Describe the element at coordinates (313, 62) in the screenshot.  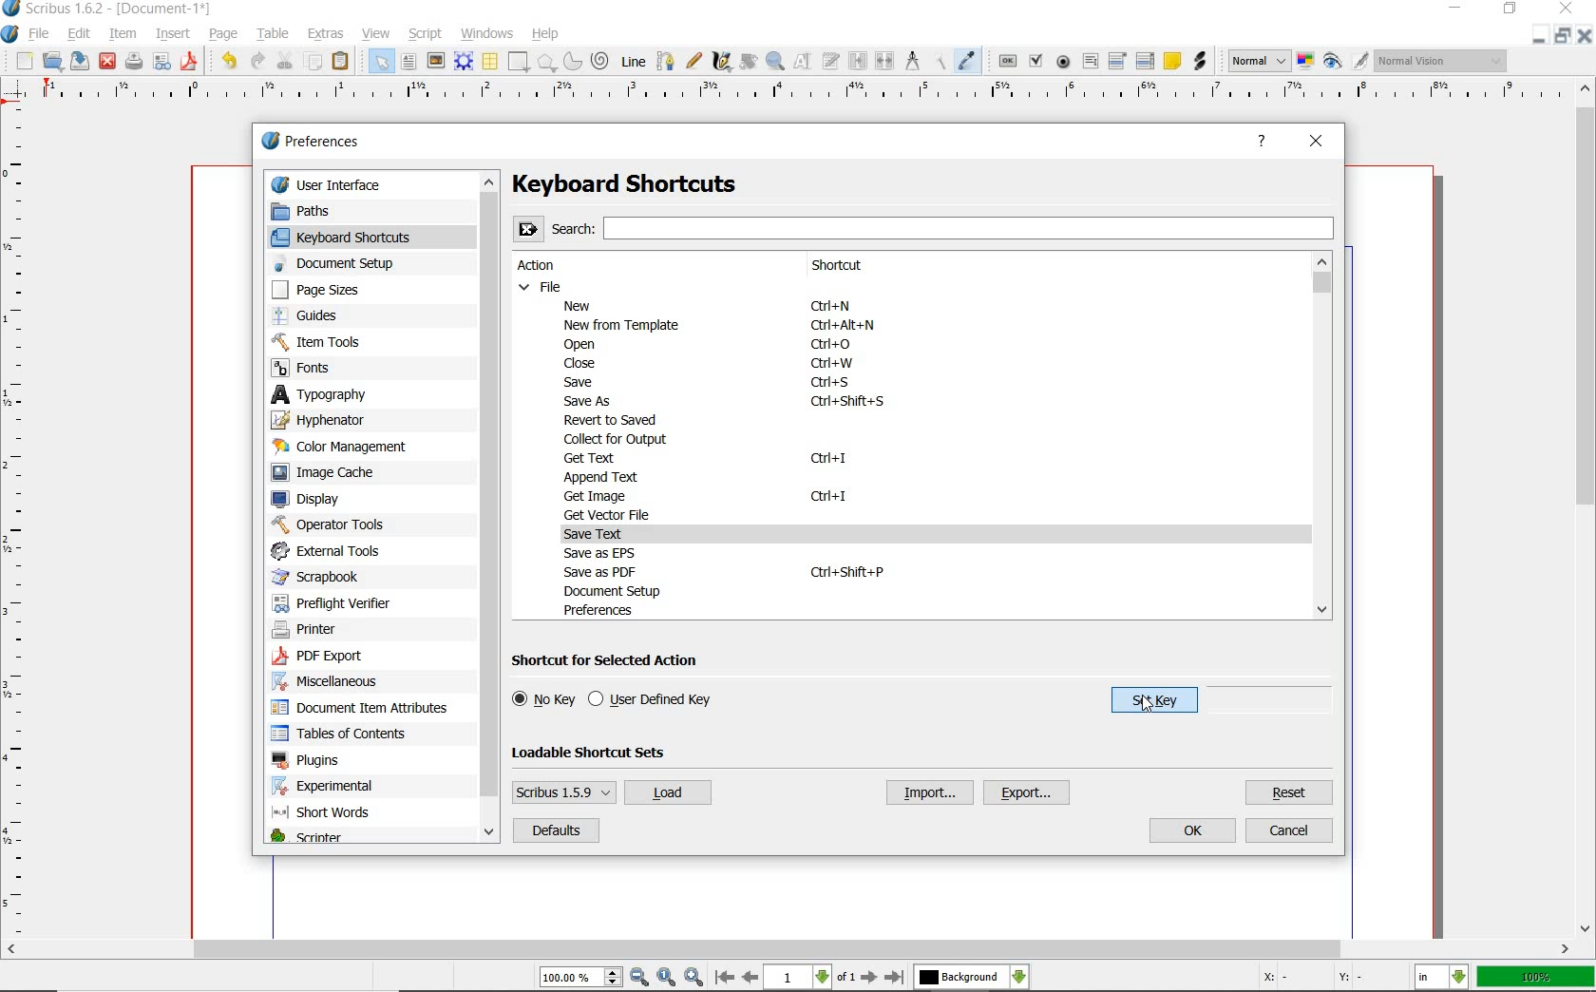
I see `copy` at that location.